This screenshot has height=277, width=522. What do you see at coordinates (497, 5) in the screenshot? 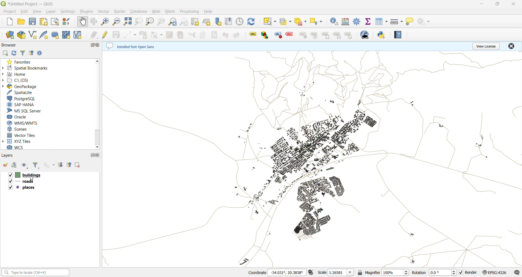
I see `maximize` at bounding box center [497, 5].